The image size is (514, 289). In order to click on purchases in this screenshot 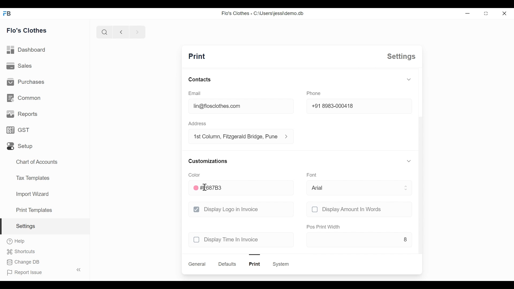, I will do `click(25, 82)`.